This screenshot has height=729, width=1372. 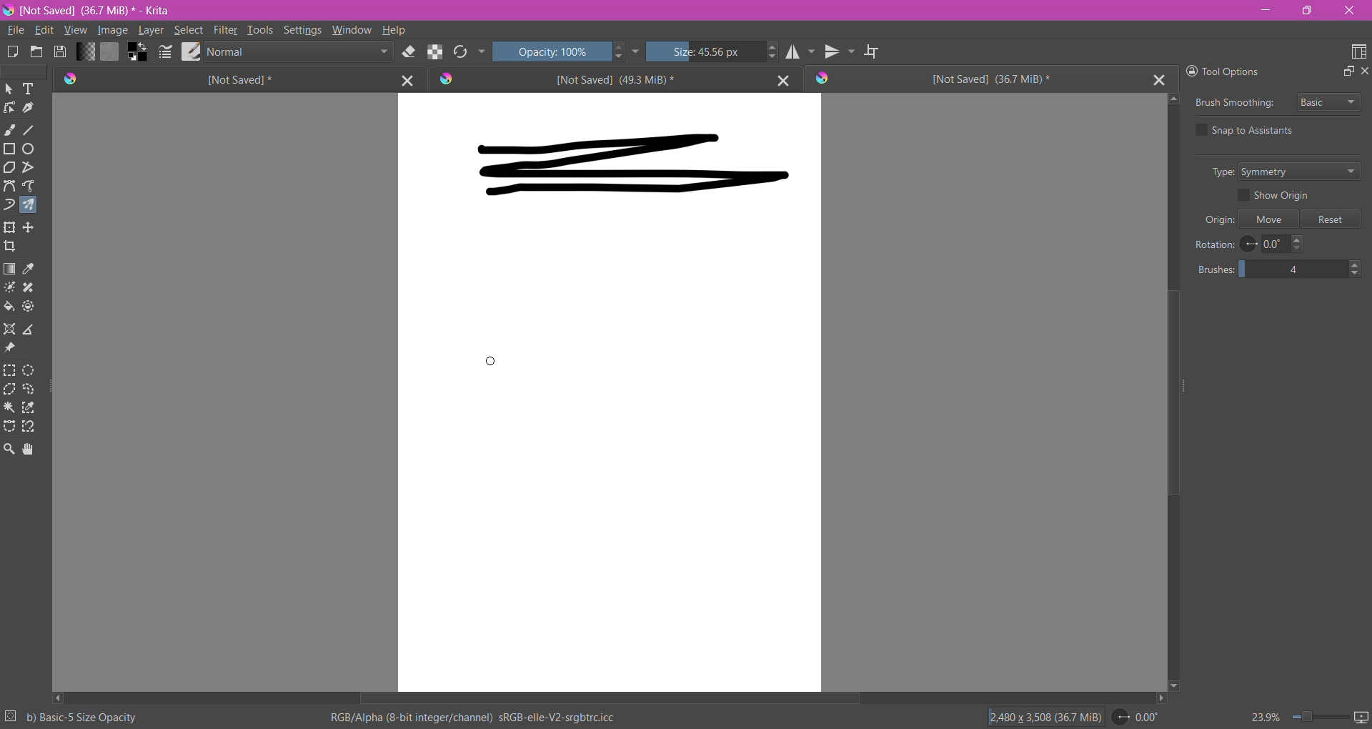 I want to click on Close Tab, so click(x=404, y=79).